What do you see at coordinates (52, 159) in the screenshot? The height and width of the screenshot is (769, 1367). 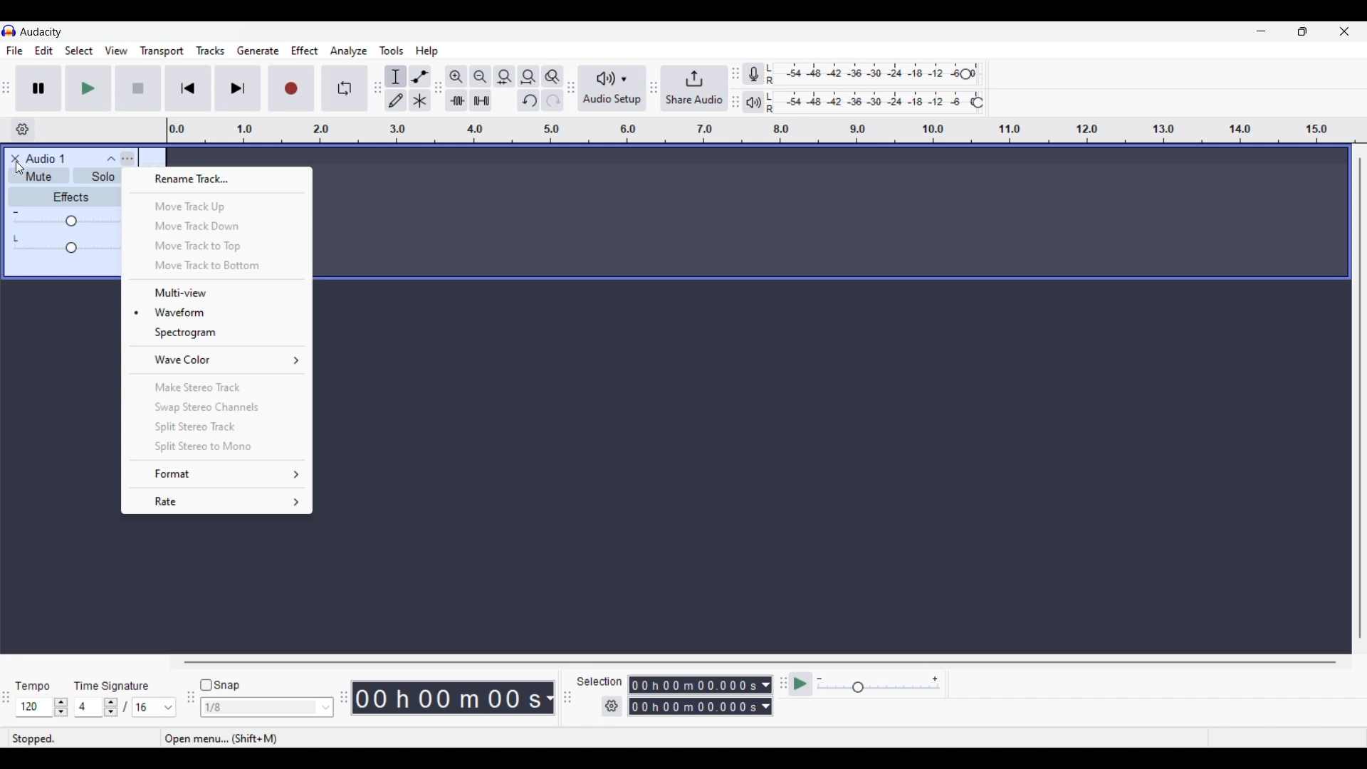 I see `Audio 1` at bounding box center [52, 159].